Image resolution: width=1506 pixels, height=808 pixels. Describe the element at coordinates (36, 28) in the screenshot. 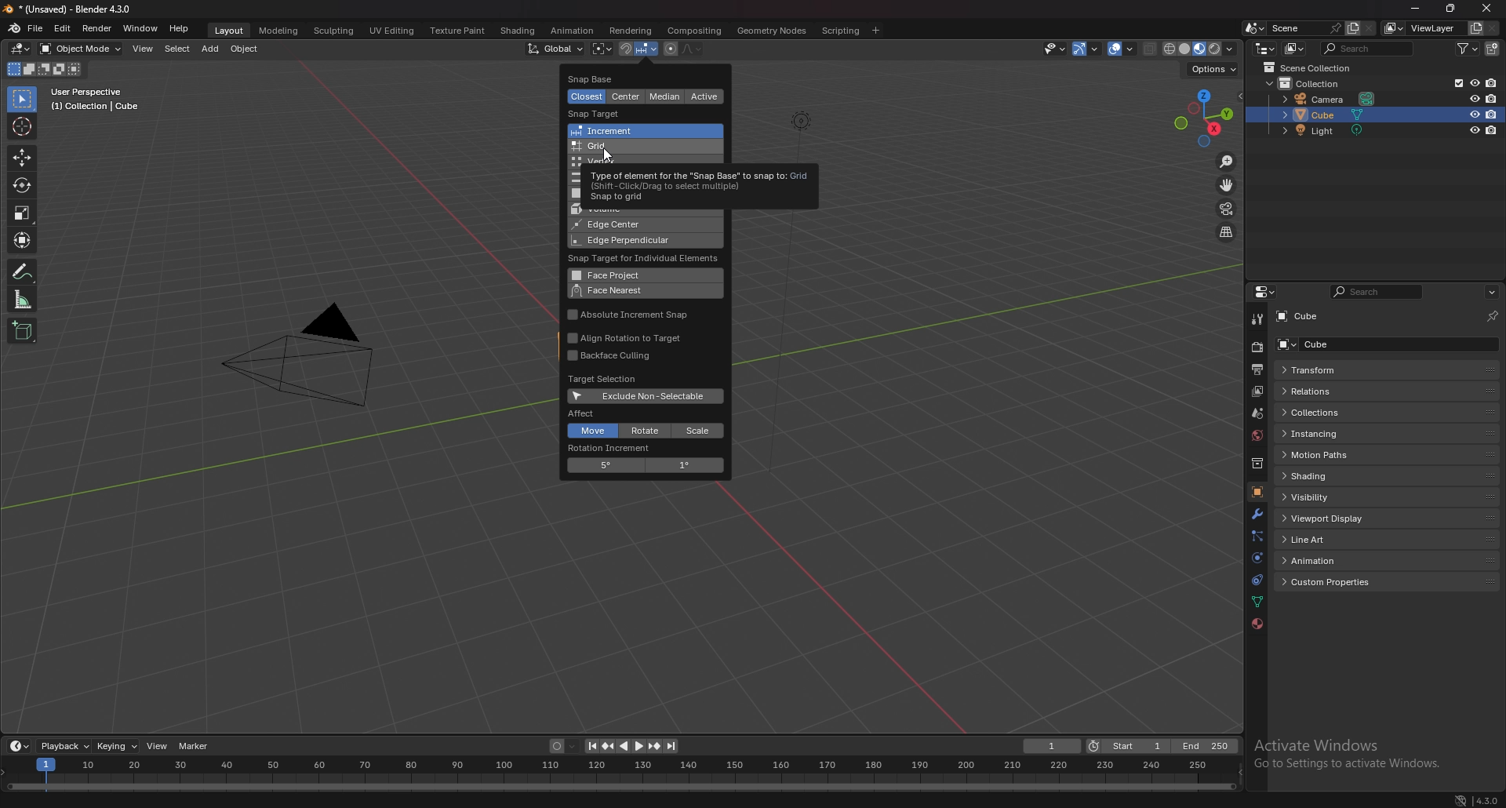

I see `file` at that location.